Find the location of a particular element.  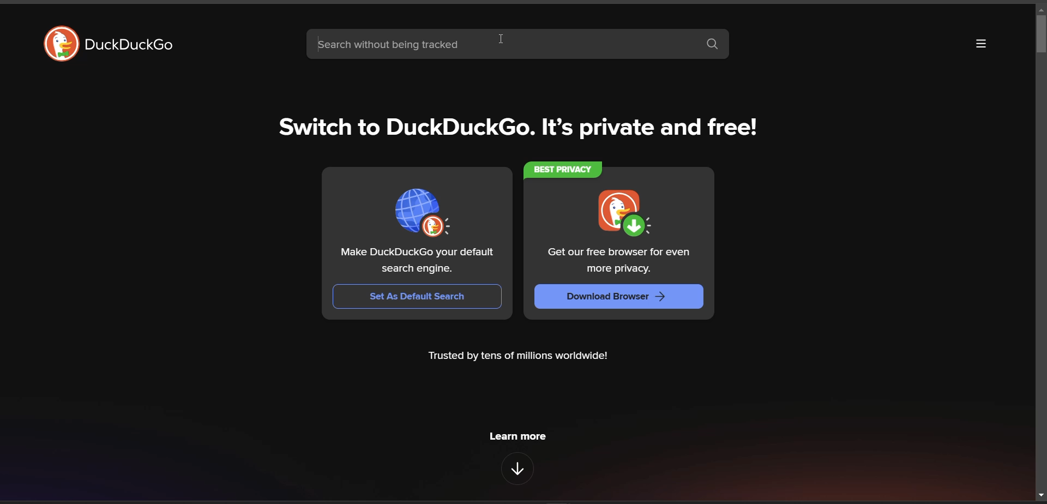

features is located at coordinates (519, 470).